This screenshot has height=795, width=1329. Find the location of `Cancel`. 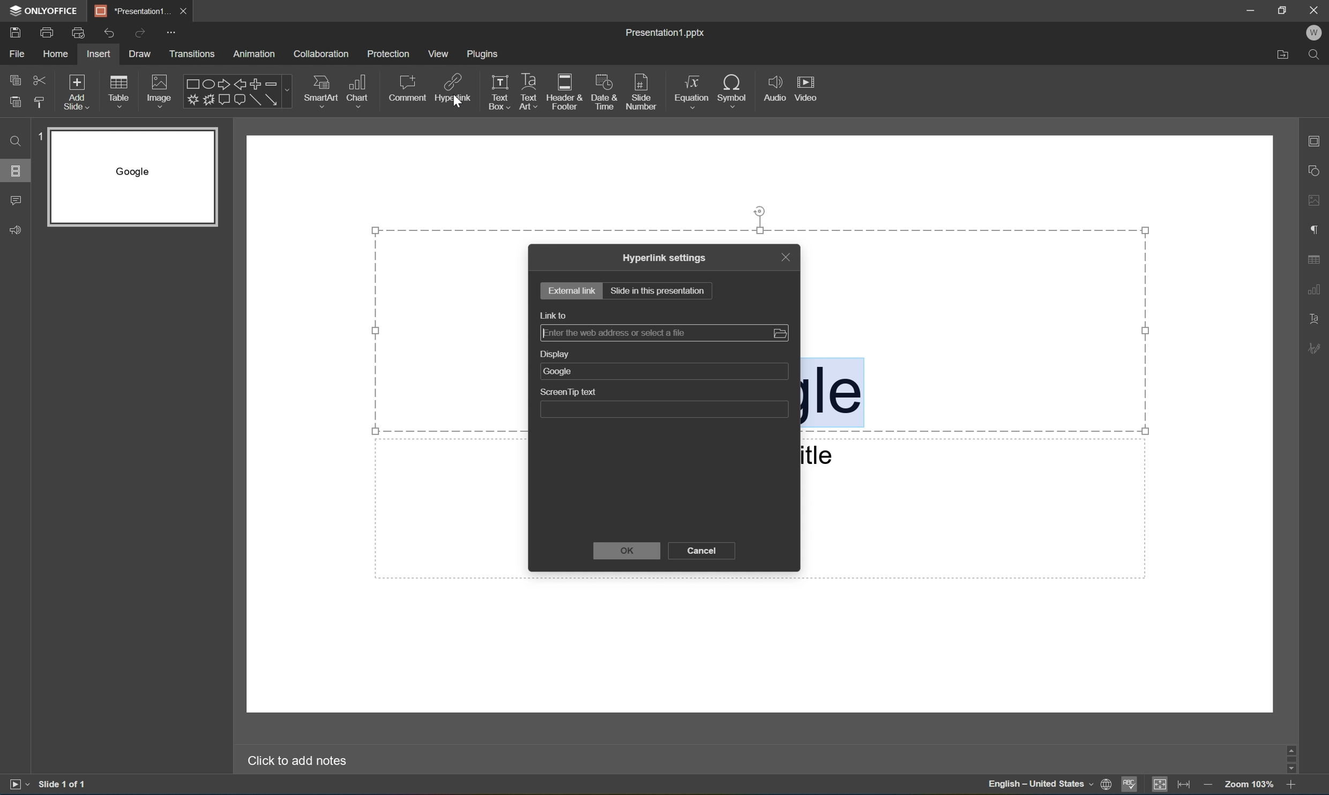

Cancel is located at coordinates (703, 552).